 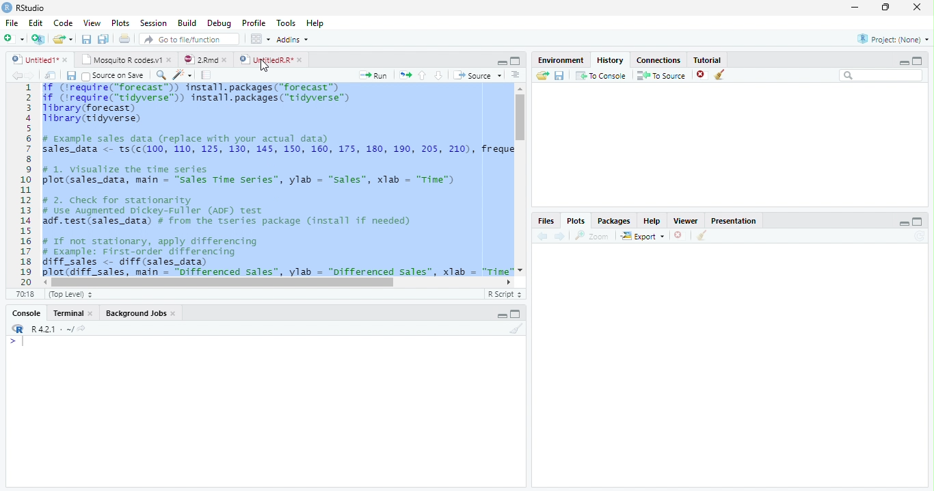 What do you see at coordinates (542, 76) in the screenshot?
I see `Open Folder` at bounding box center [542, 76].